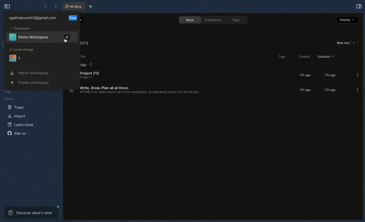 Image resolution: width=365 pixels, height=222 pixels. I want to click on Create workspace, so click(31, 83).